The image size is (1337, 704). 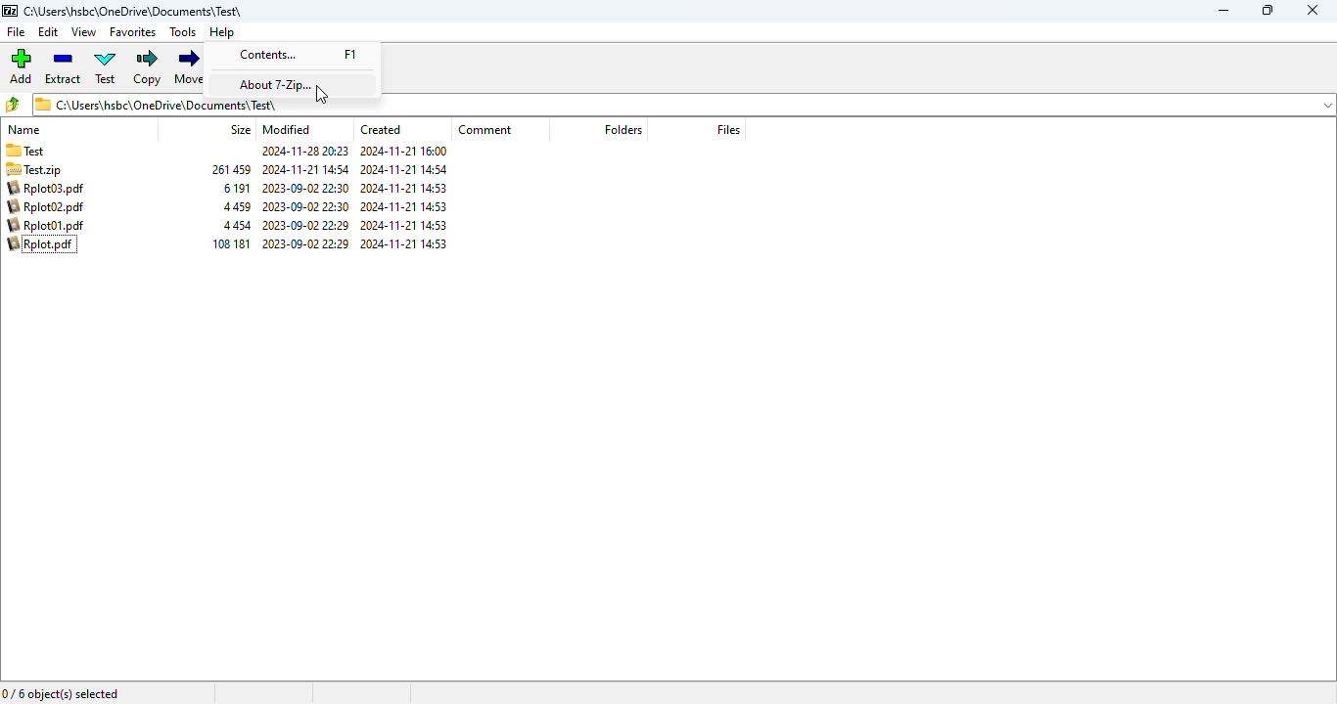 I want to click on C:\Users\hsbc\OneDrive\Documents\Test\, so click(x=132, y=12).